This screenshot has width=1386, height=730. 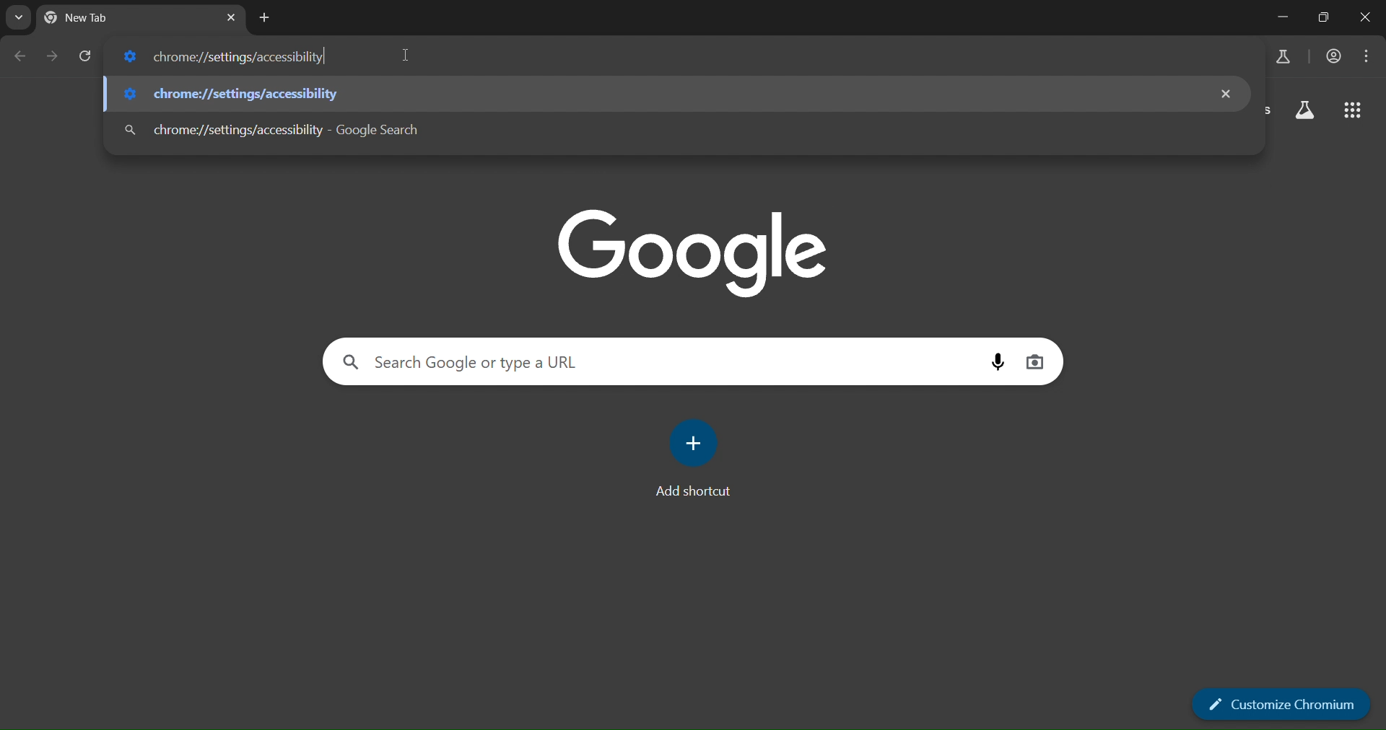 What do you see at coordinates (282, 131) in the screenshot?
I see `chrome://settings/accessibility` at bounding box center [282, 131].